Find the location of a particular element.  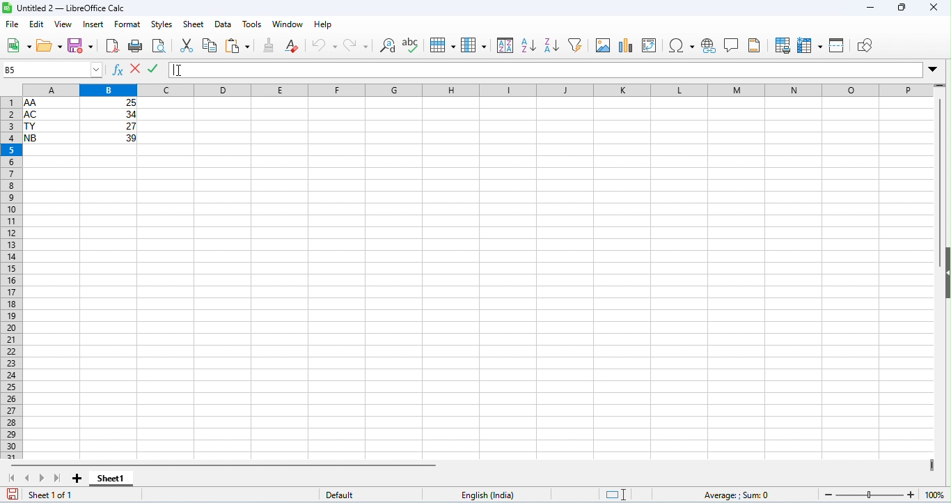

define print area is located at coordinates (783, 46).